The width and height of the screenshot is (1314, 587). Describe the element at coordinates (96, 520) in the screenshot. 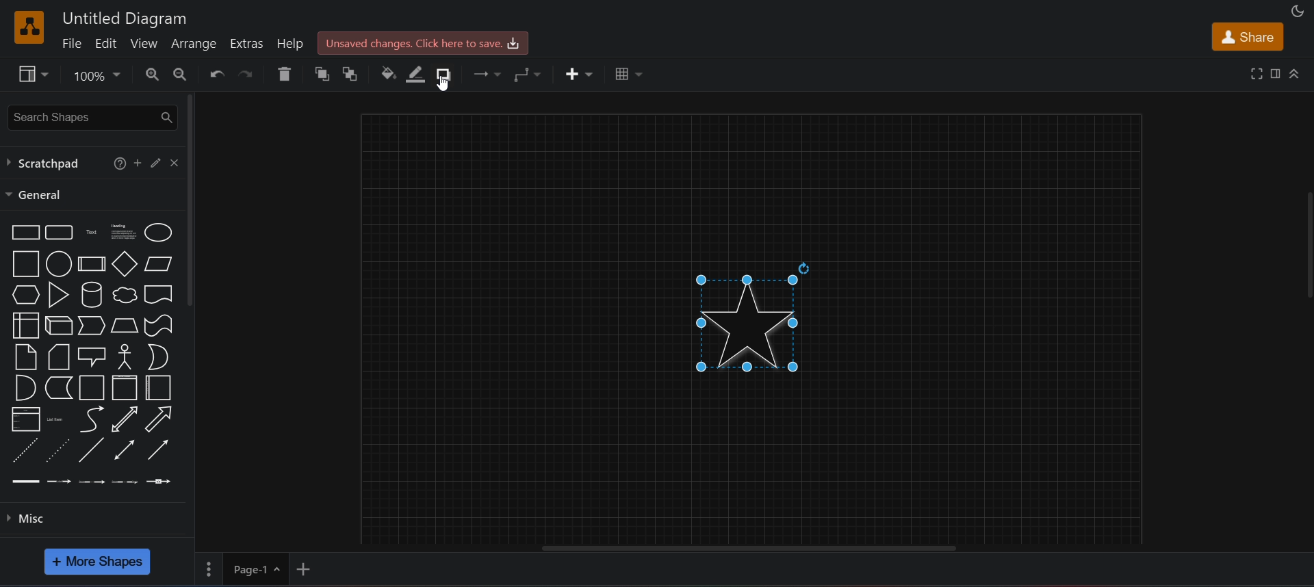

I see `misc` at that location.